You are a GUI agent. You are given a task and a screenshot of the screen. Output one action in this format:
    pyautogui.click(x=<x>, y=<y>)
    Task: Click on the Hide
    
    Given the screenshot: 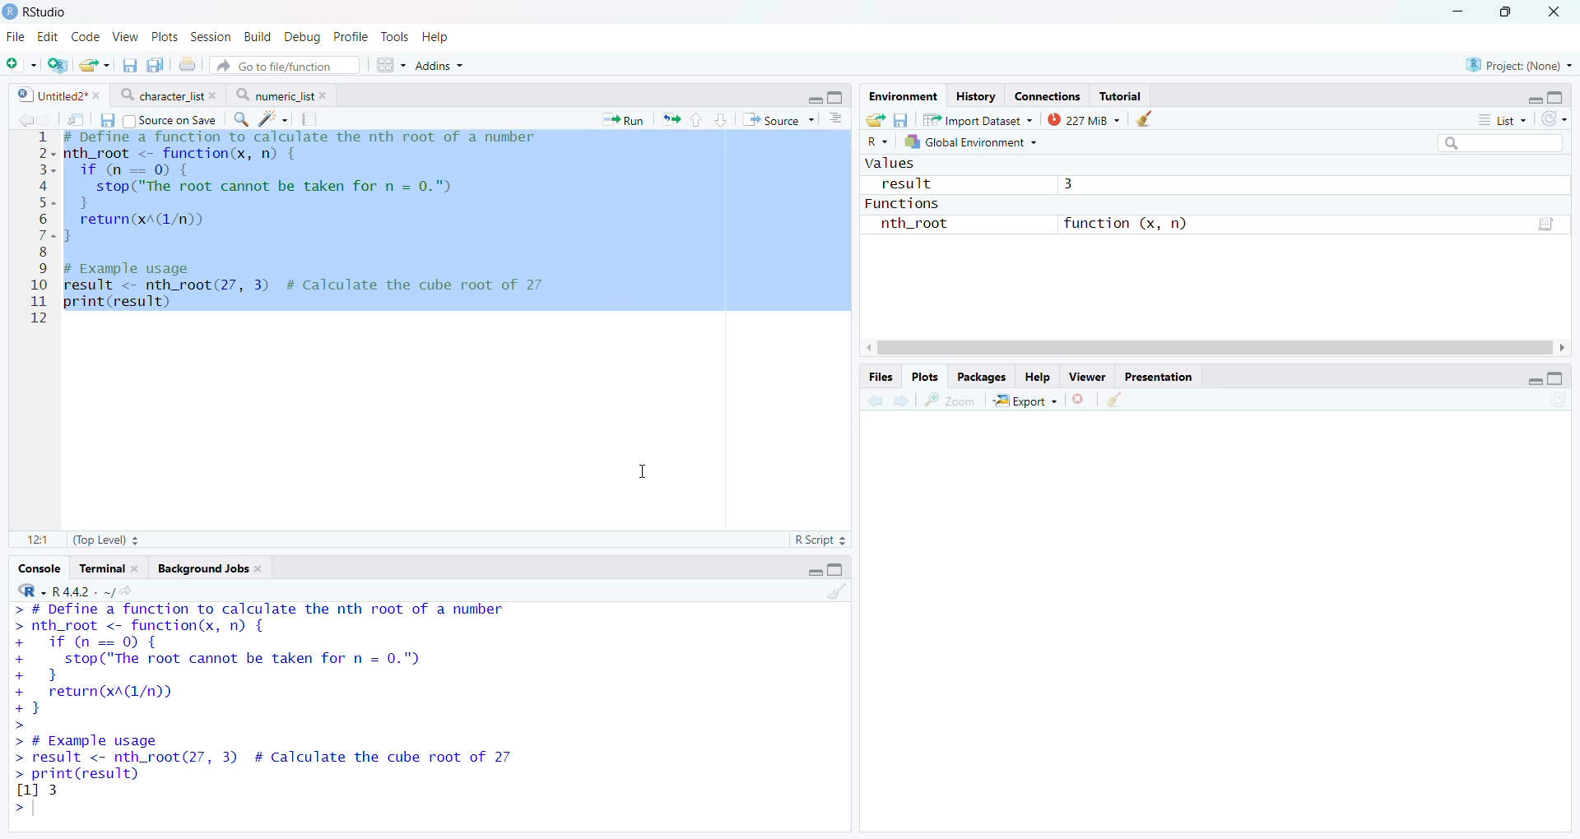 What is the action you would take?
    pyautogui.click(x=813, y=572)
    